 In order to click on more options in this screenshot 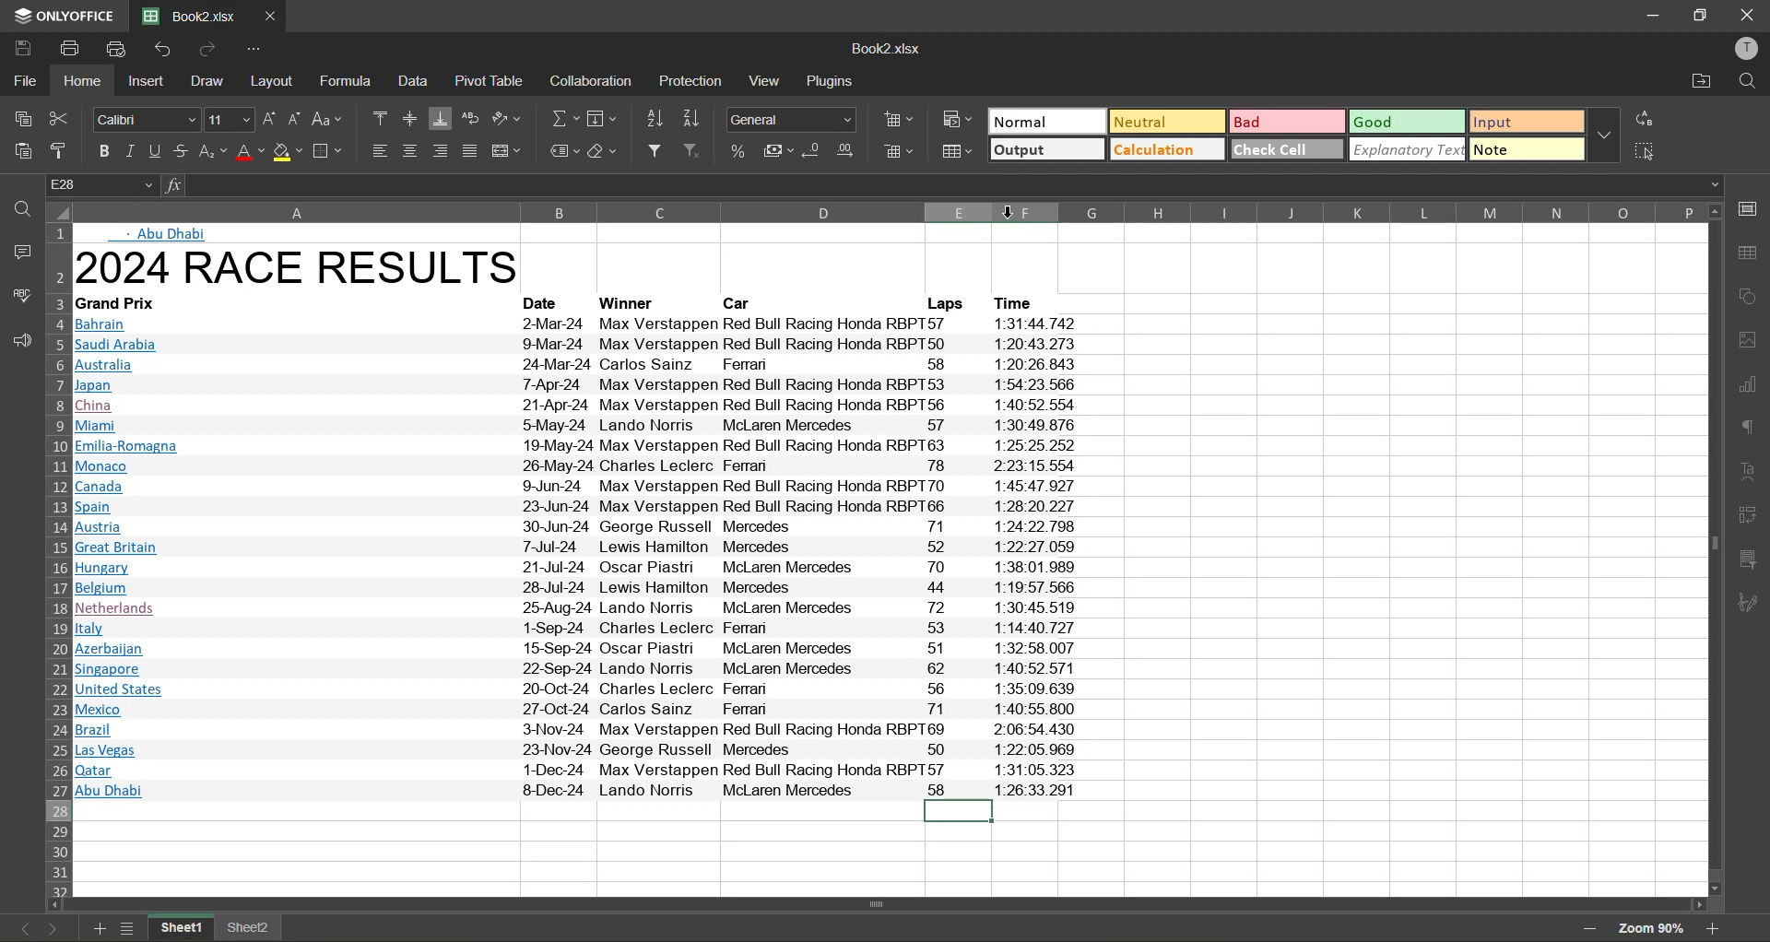, I will do `click(1605, 137)`.